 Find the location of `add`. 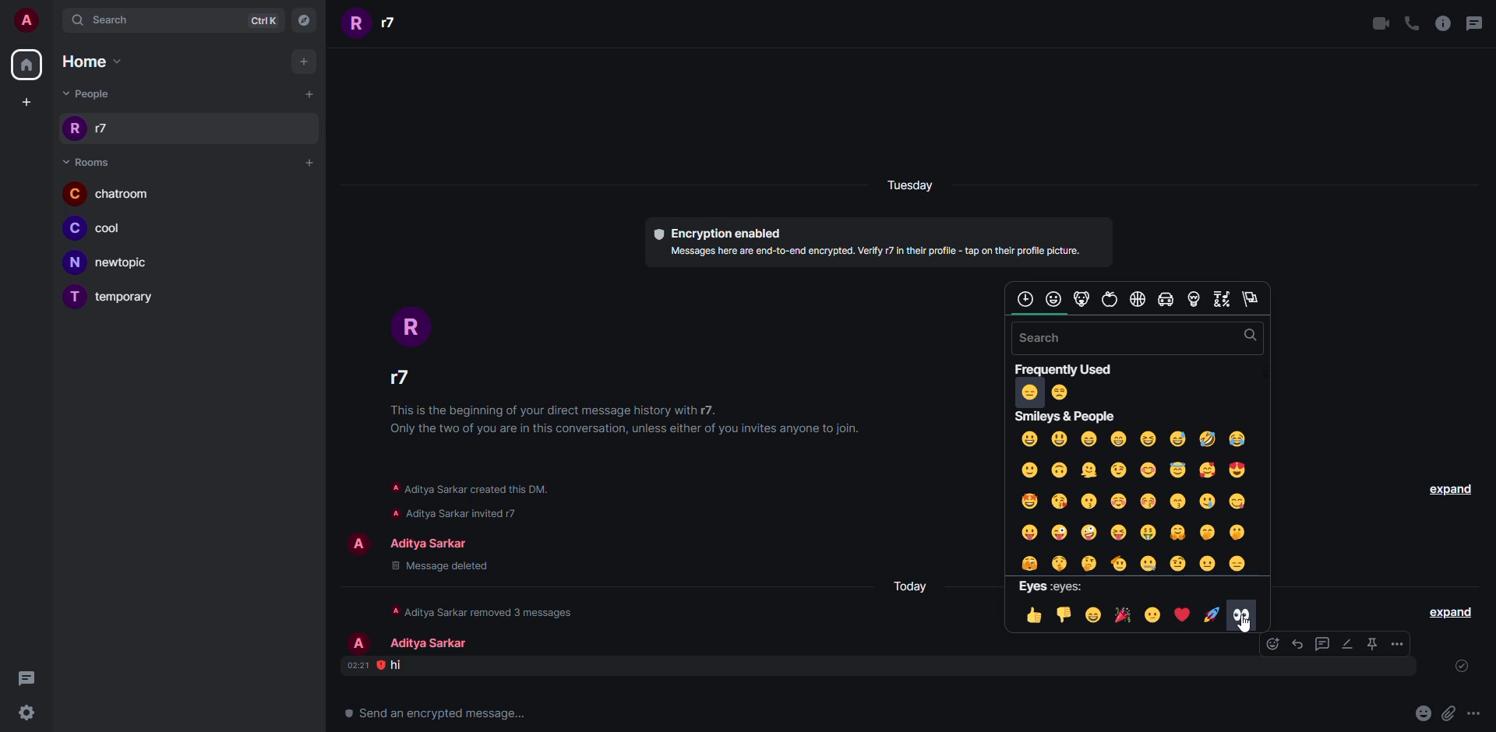

add is located at coordinates (307, 62).